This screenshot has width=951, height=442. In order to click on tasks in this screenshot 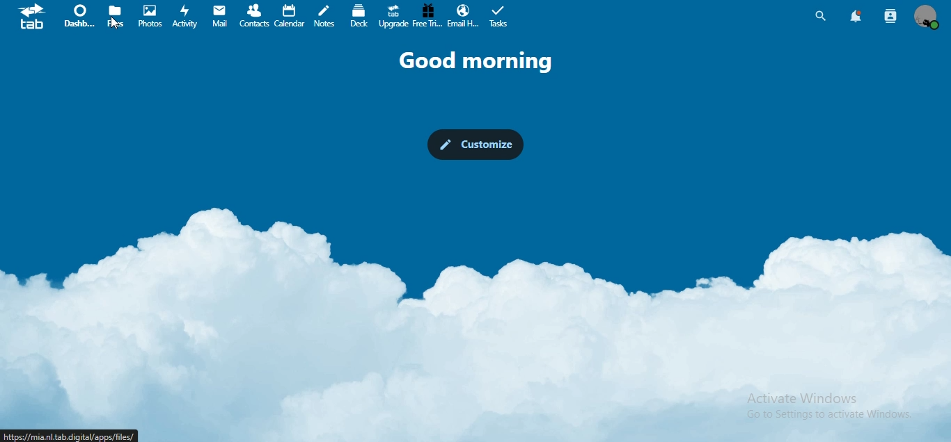, I will do `click(501, 17)`.